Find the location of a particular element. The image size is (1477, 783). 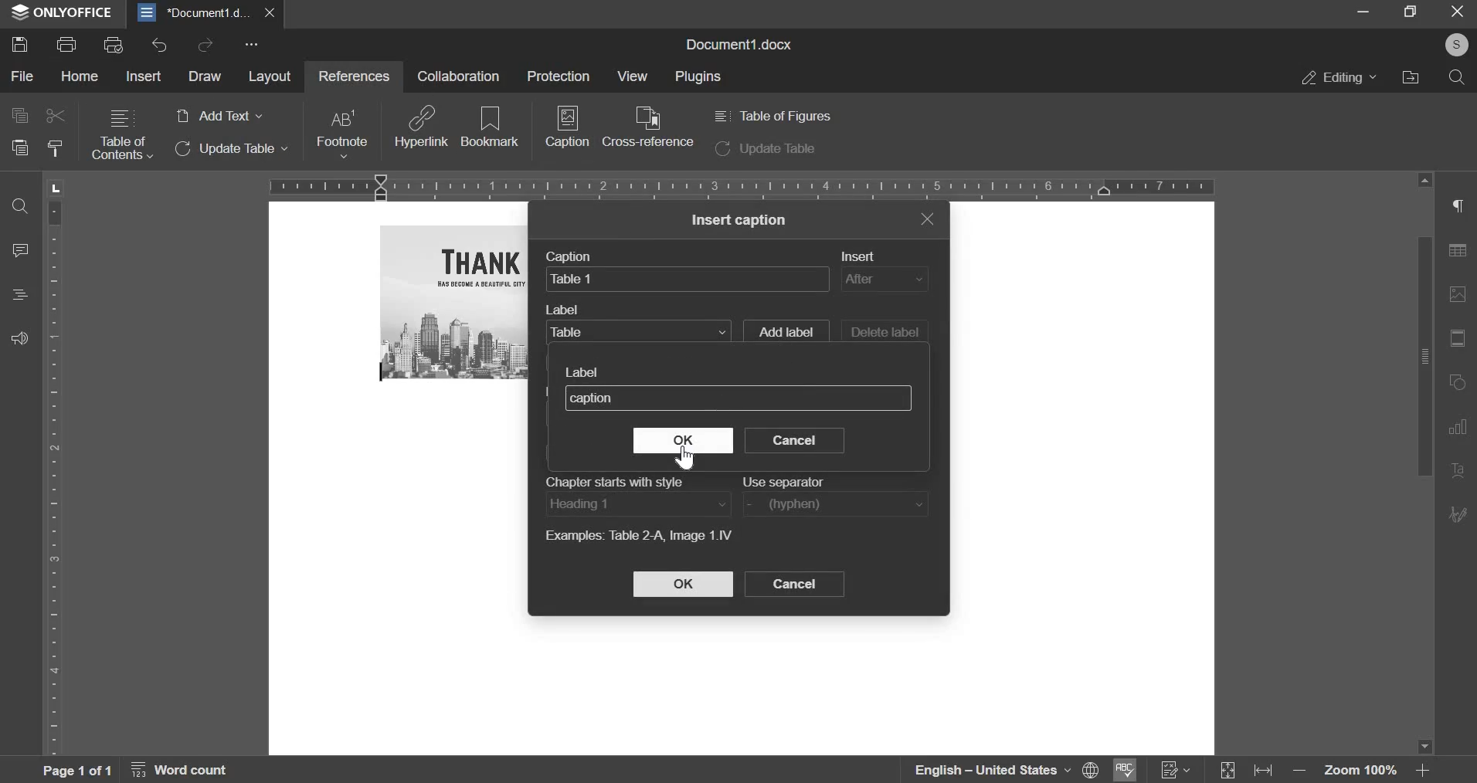

plugins is located at coordinates (699, 77).